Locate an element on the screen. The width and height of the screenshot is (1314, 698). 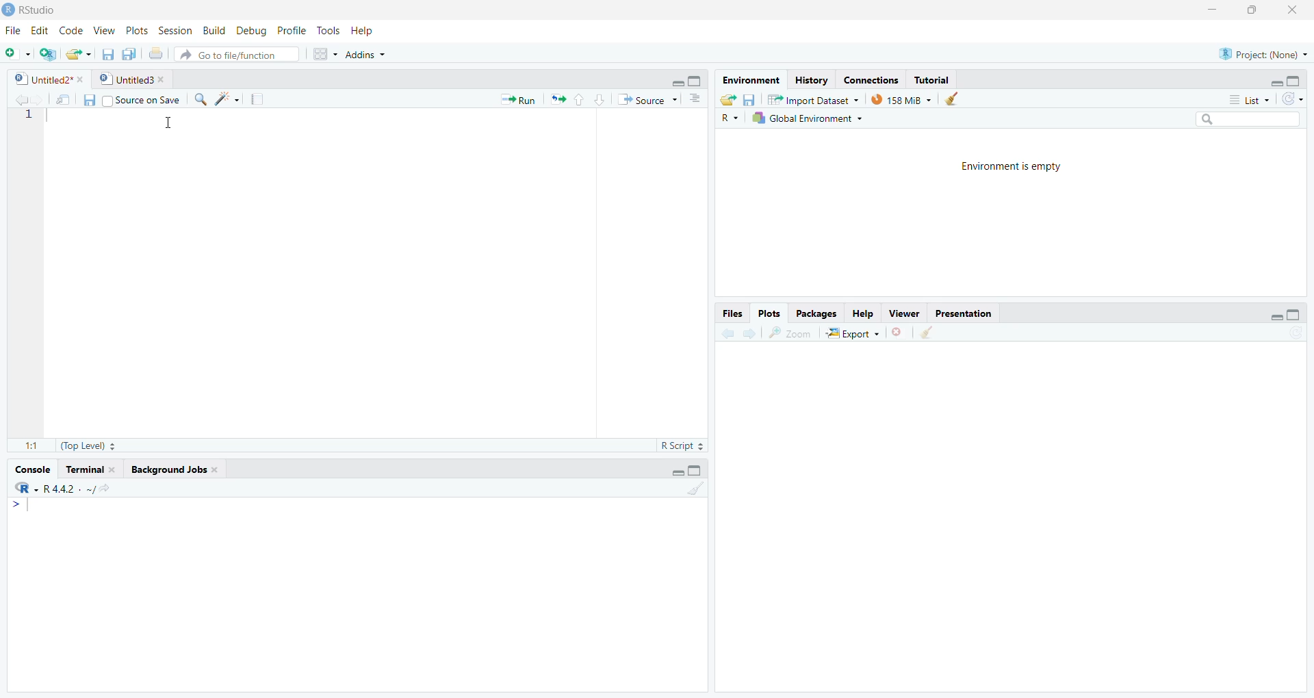
View is located at coordinates (101, 29).